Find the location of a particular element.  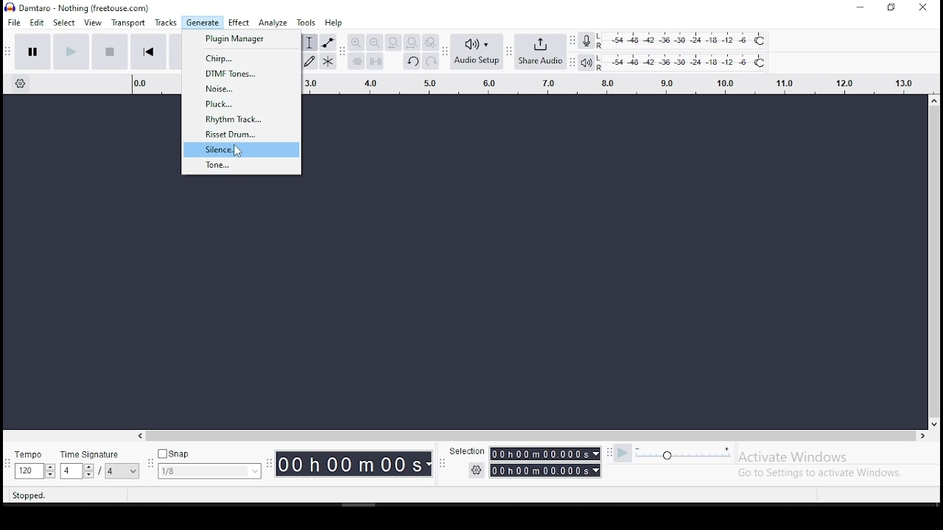

tone is located at coordinates (241, 166).